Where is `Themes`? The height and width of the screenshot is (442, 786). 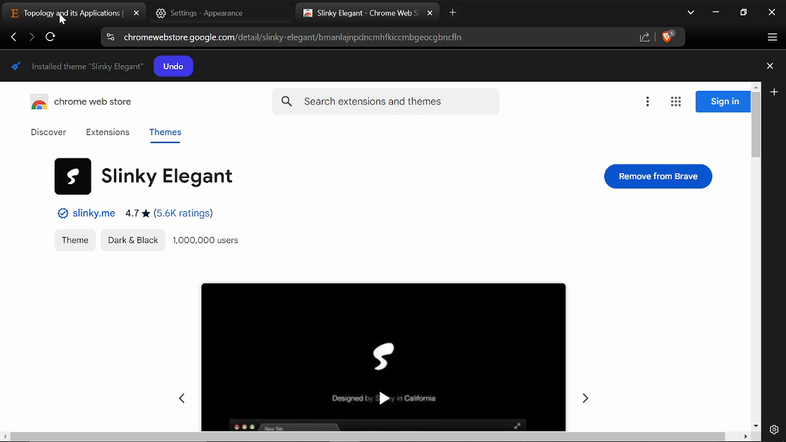 Themes is located at coordinates (168, 134).